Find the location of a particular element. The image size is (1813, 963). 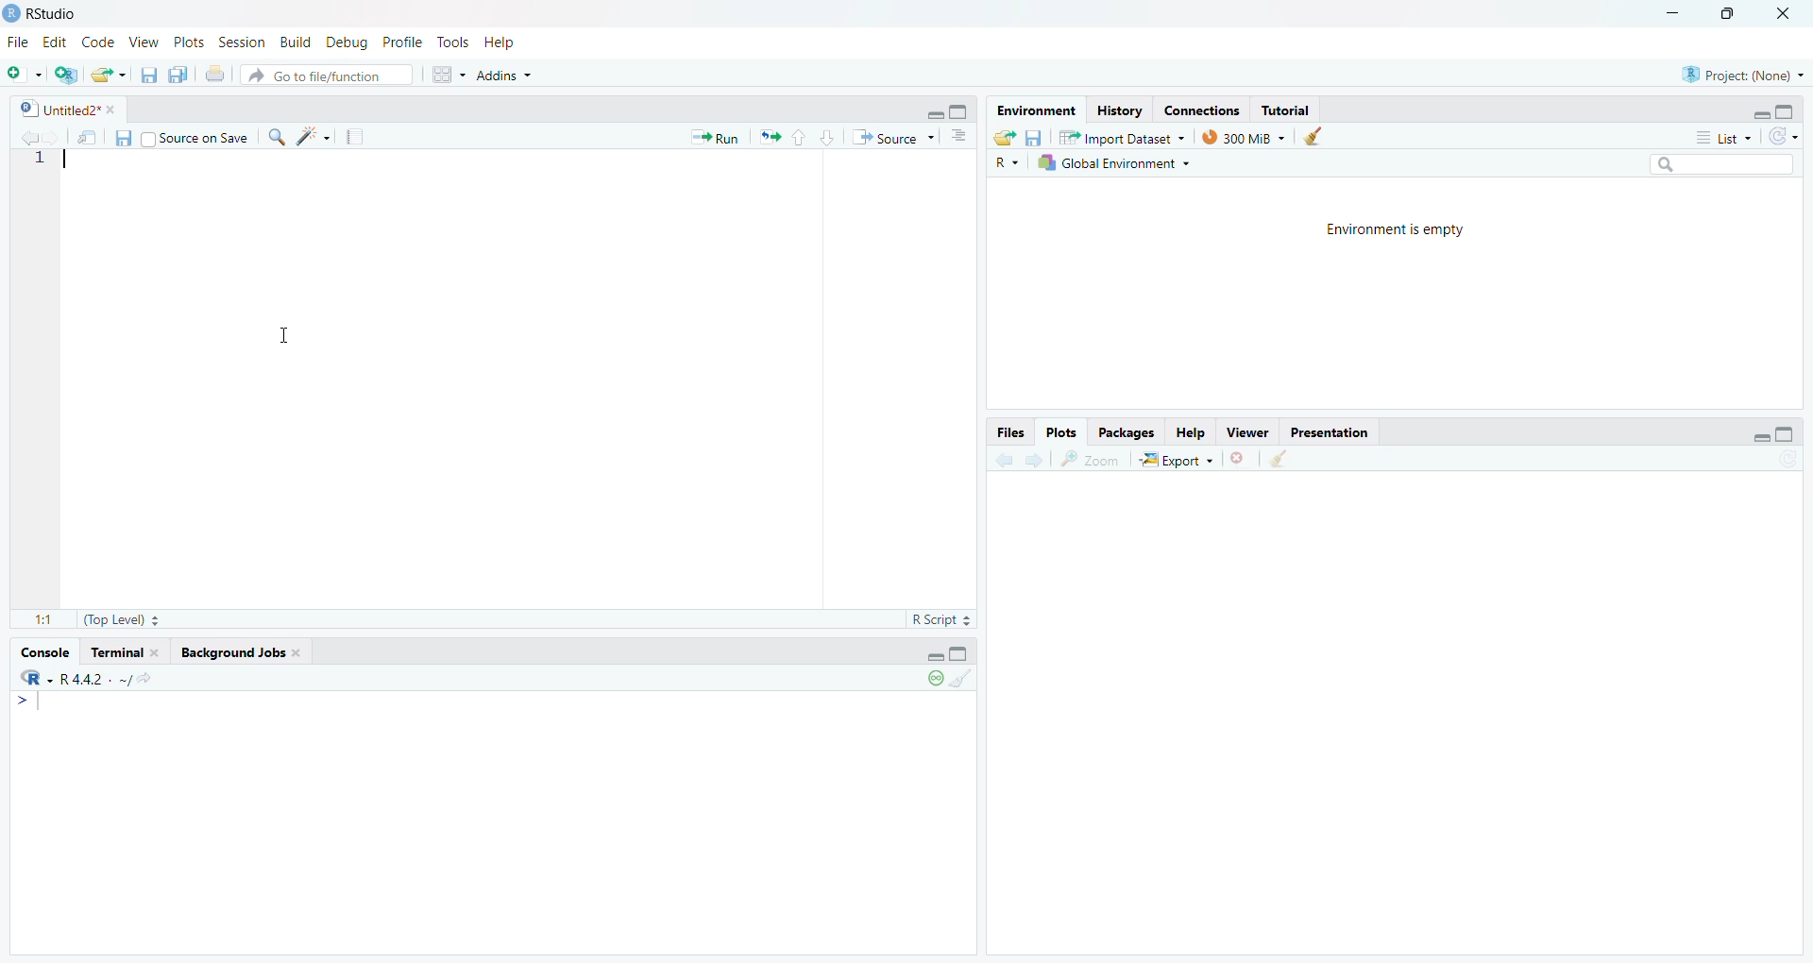

Source on Save is located at coordinates (195, 139).